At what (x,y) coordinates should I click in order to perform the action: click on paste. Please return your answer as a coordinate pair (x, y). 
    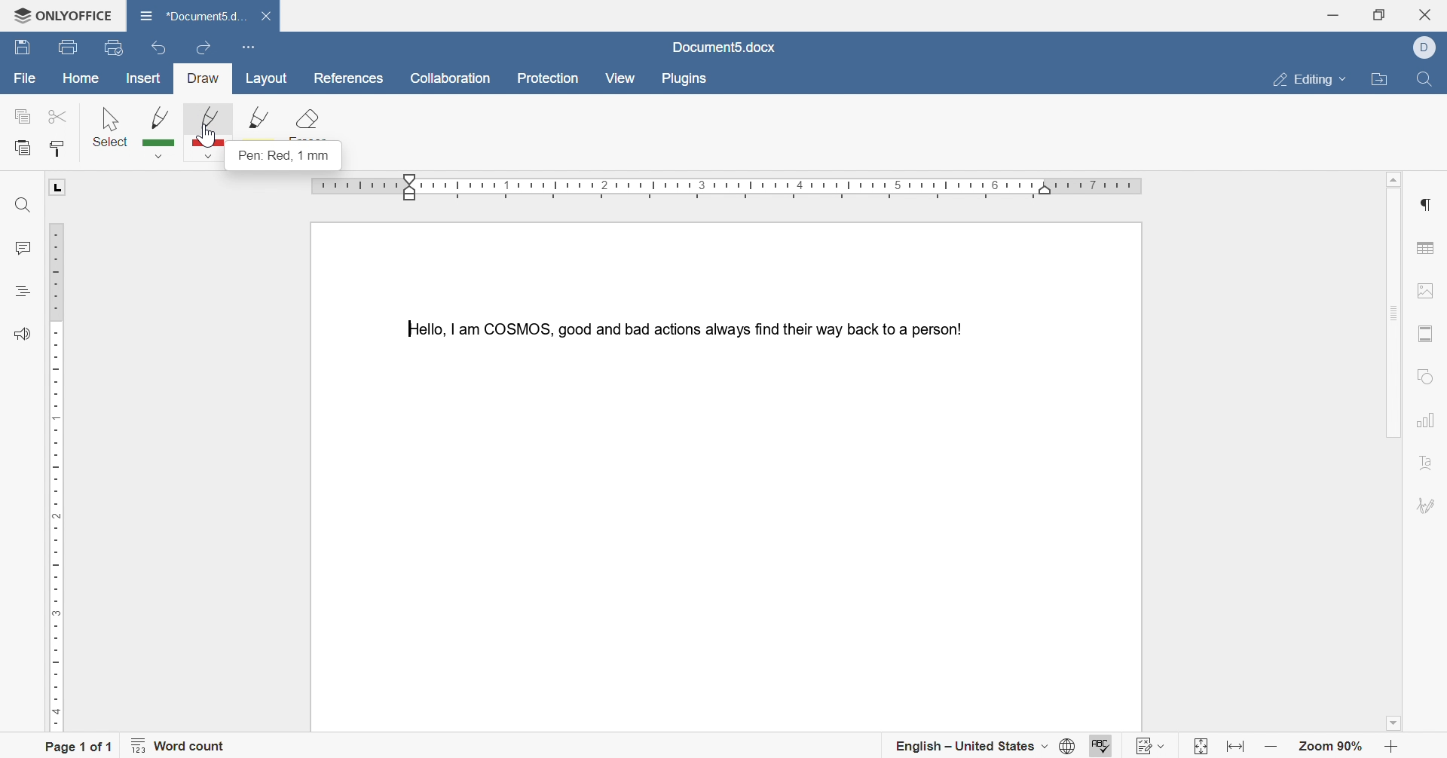
    Looking at the image, I should click on (23, 148).